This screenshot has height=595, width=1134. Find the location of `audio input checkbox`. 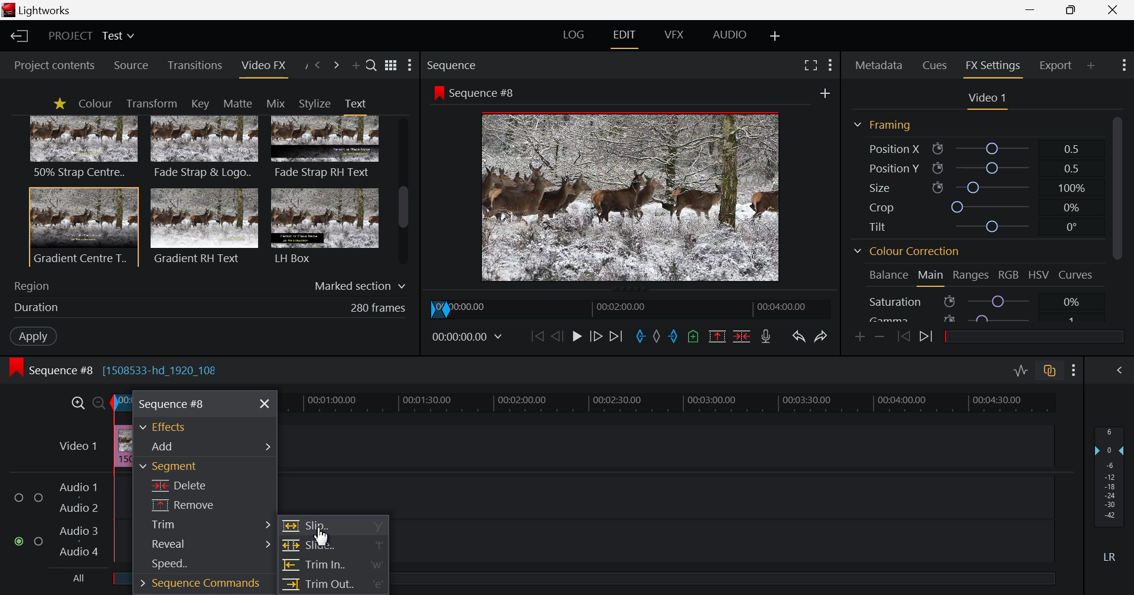

audio input checkbox is located at coordinates (27, 521).